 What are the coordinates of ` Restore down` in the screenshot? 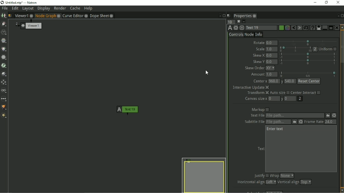 It's located at (326, 3).